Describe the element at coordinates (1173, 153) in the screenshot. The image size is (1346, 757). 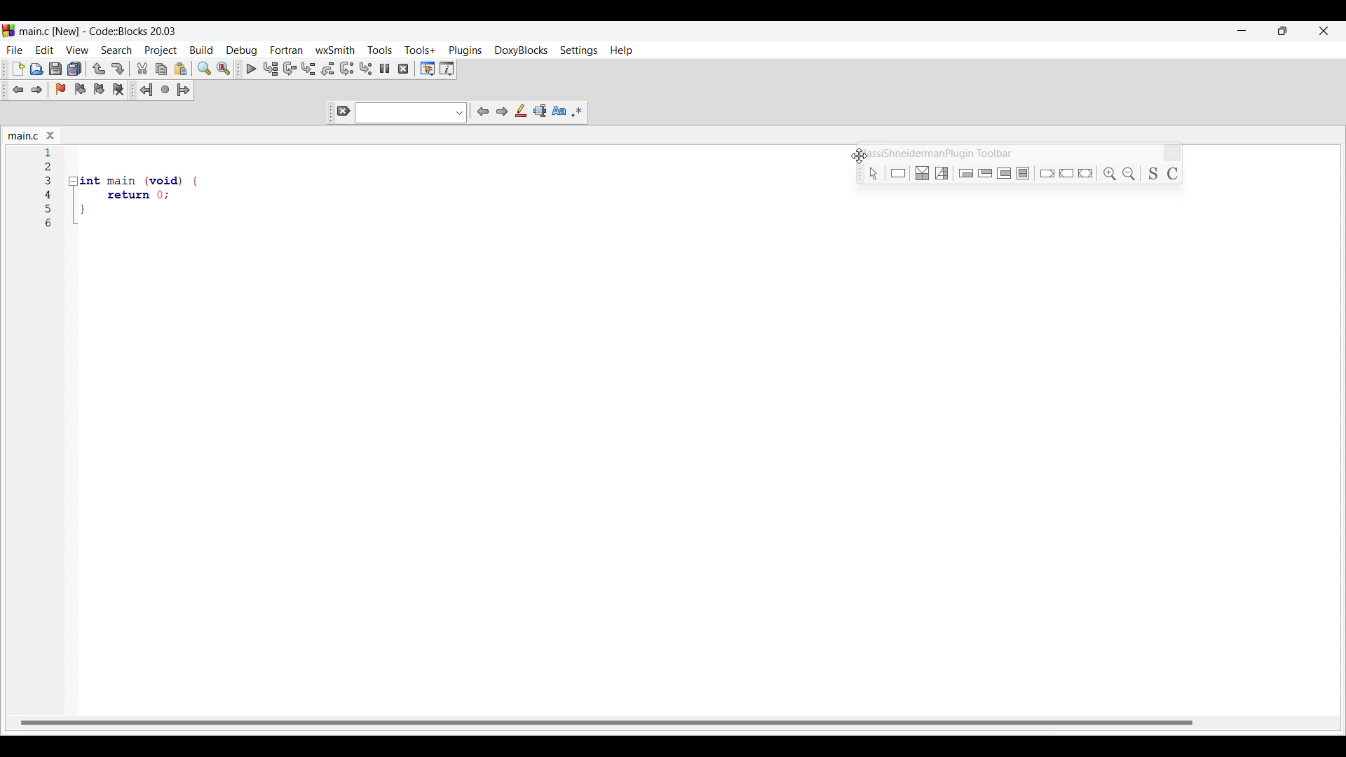
I see `Close toolbar` at that location.